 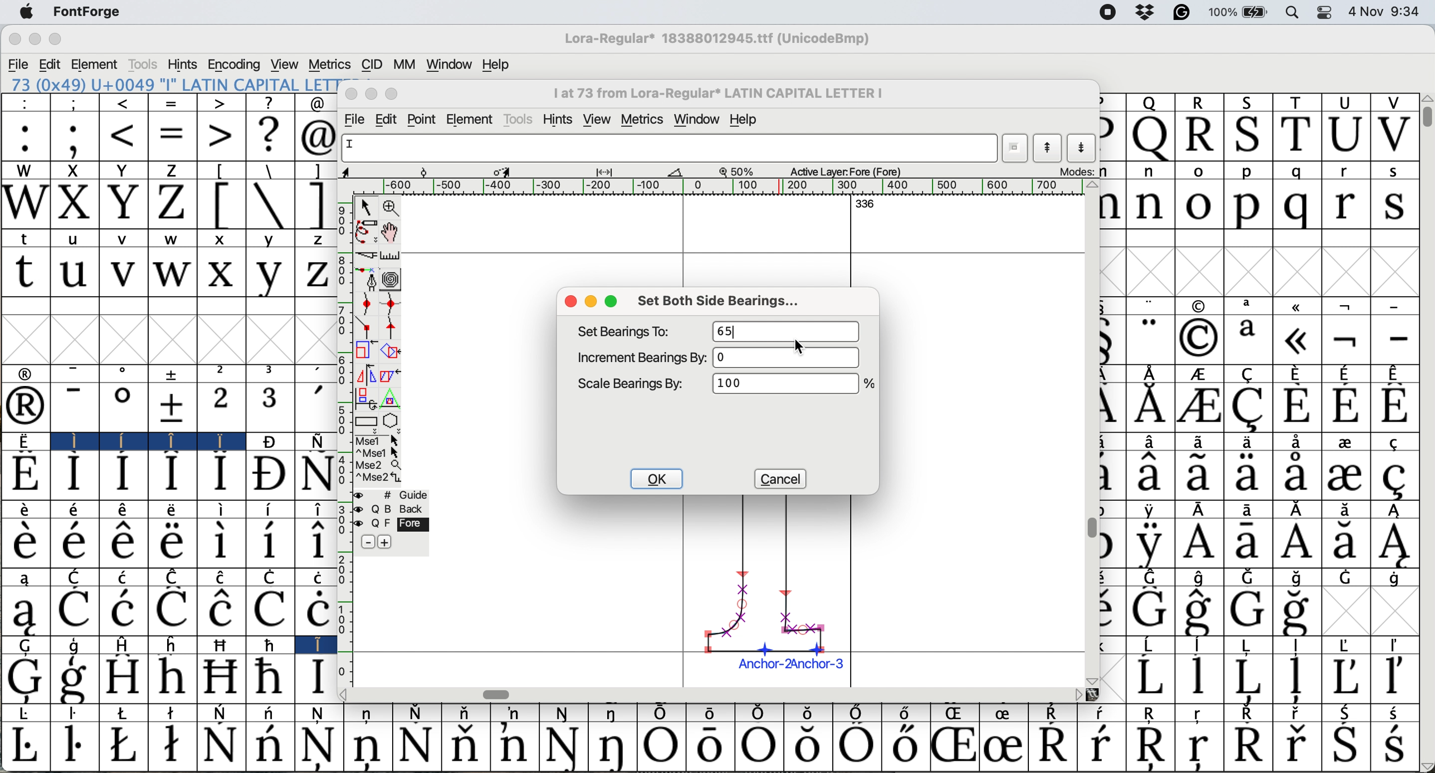 I want to click on Symbol, so click(x=707, y=747).